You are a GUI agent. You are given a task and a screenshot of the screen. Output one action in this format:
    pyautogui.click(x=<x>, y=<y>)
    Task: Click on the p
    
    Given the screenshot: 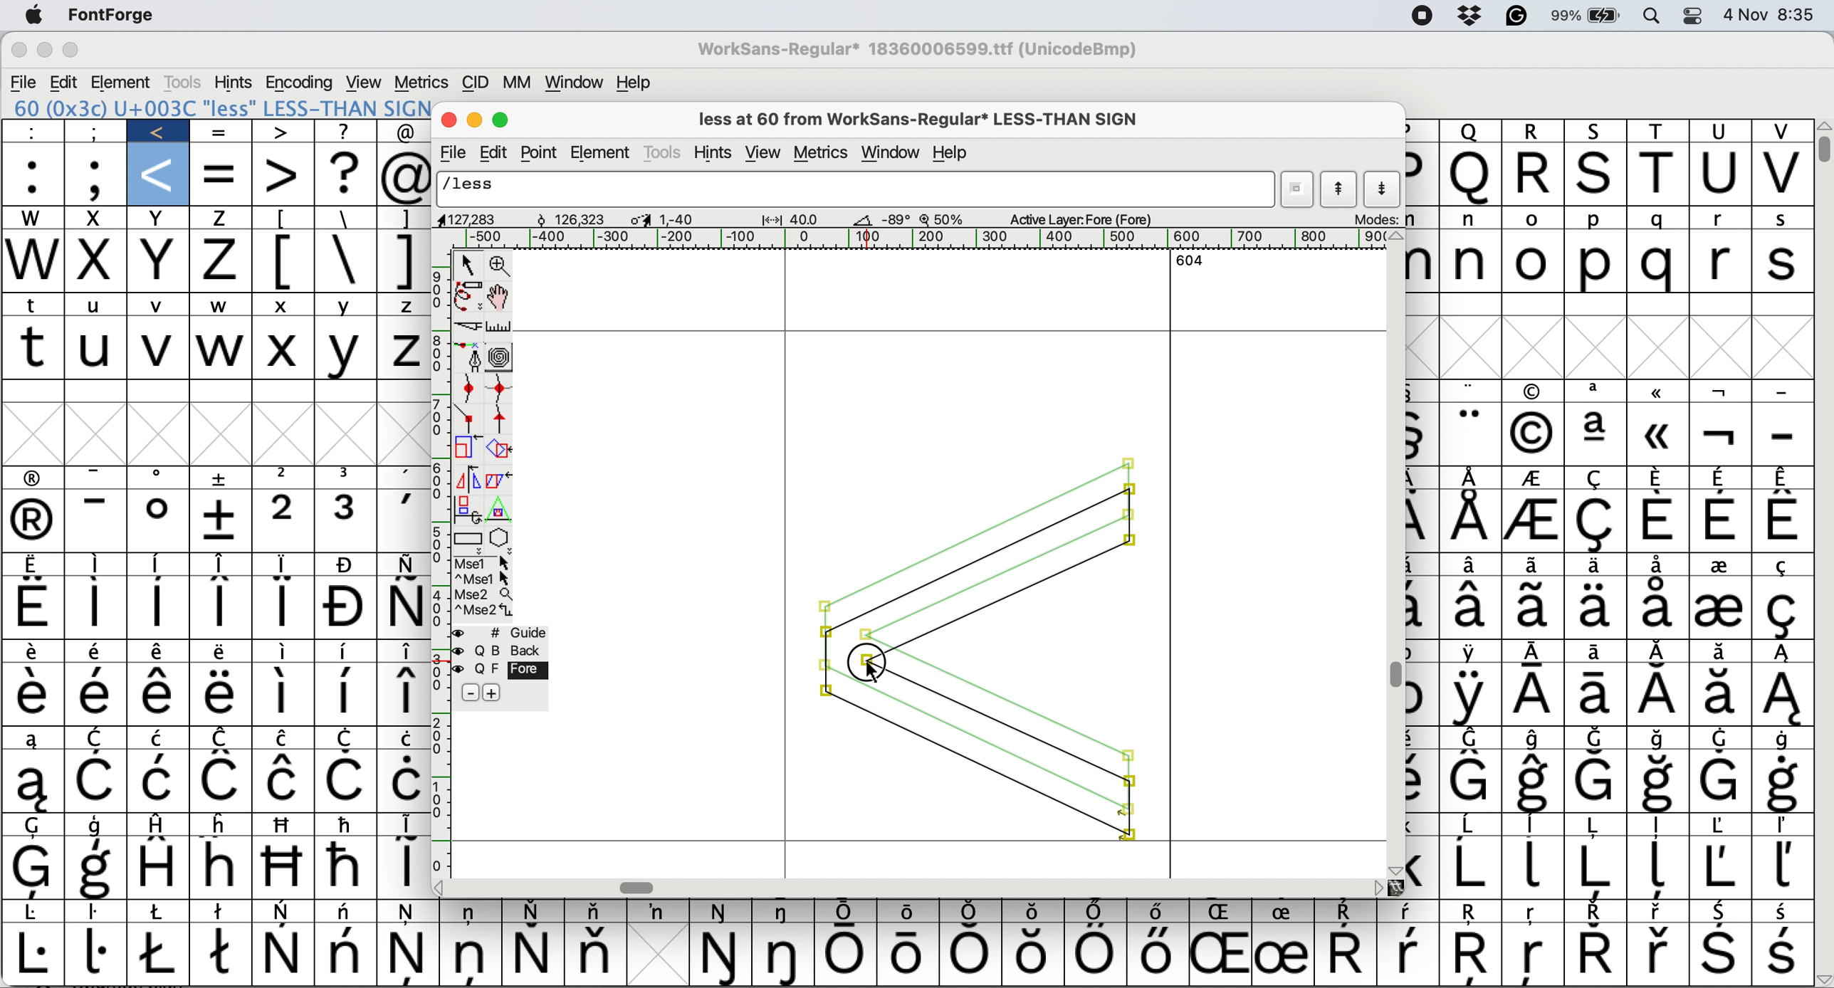 What is the action you would take?
    pyautogui.click(x=1595, y=220)
    